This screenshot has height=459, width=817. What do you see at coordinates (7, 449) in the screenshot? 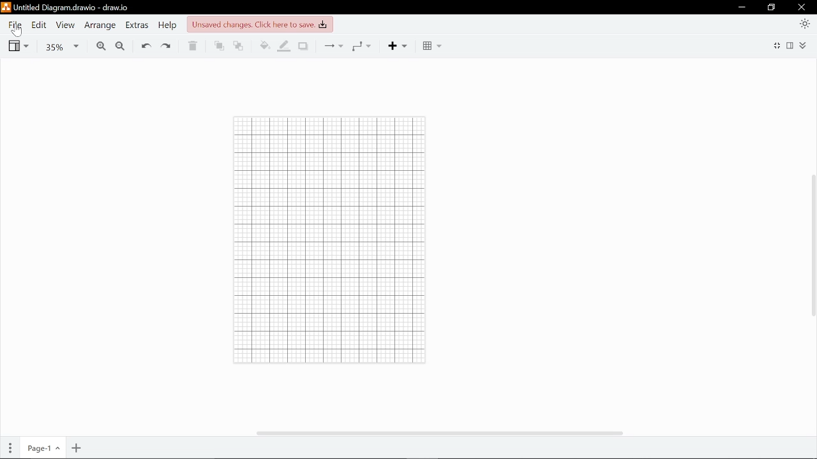
I see `pages` at bounding box center [7, 449].